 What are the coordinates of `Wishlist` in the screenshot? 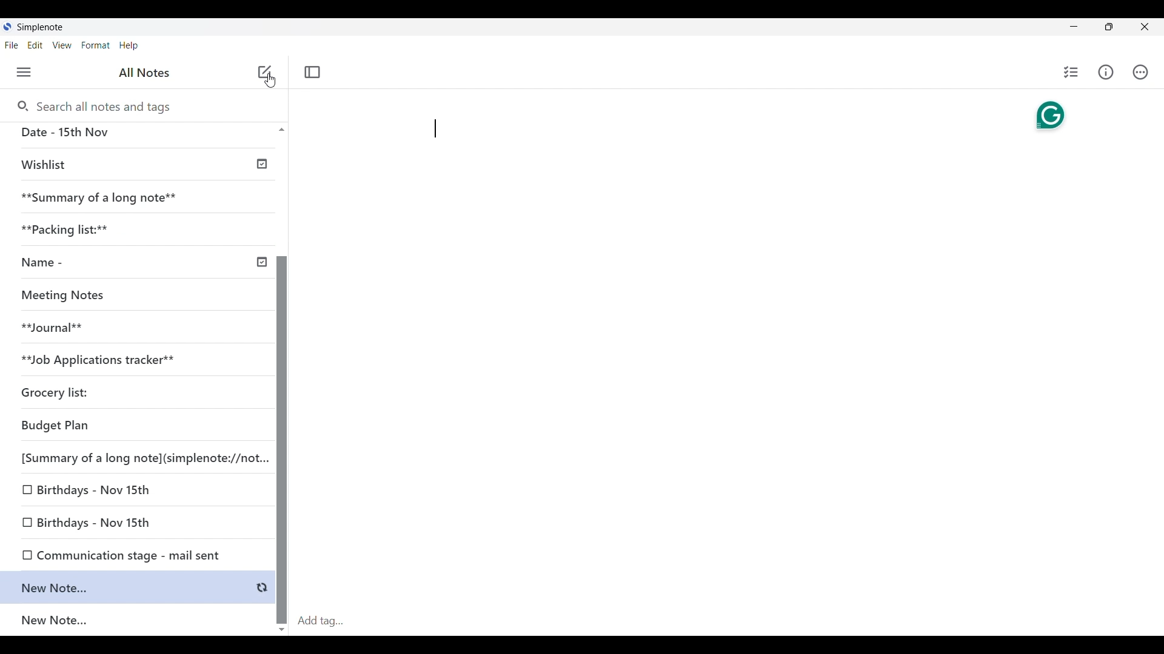 It's located at (141, 165).